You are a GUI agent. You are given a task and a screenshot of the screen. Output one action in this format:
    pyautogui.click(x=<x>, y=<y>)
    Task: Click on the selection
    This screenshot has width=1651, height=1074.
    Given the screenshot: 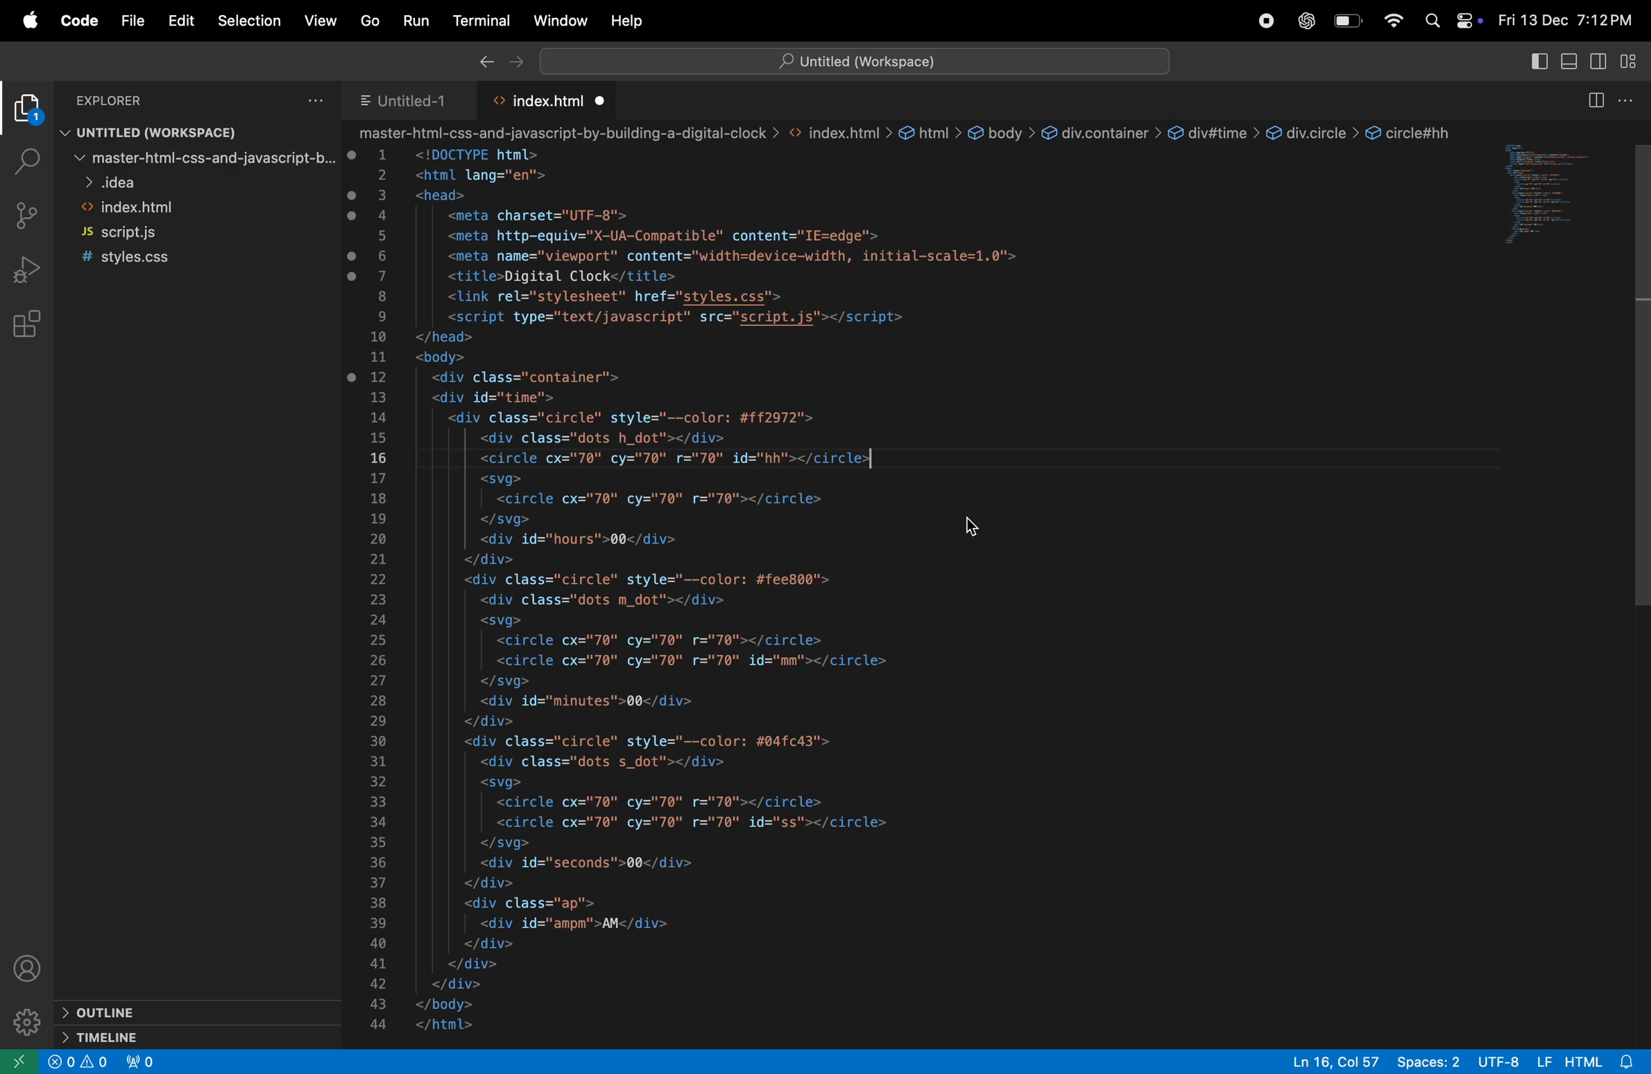 What is the action you would take?
    pyautogui.click(x=249, y=19)
    